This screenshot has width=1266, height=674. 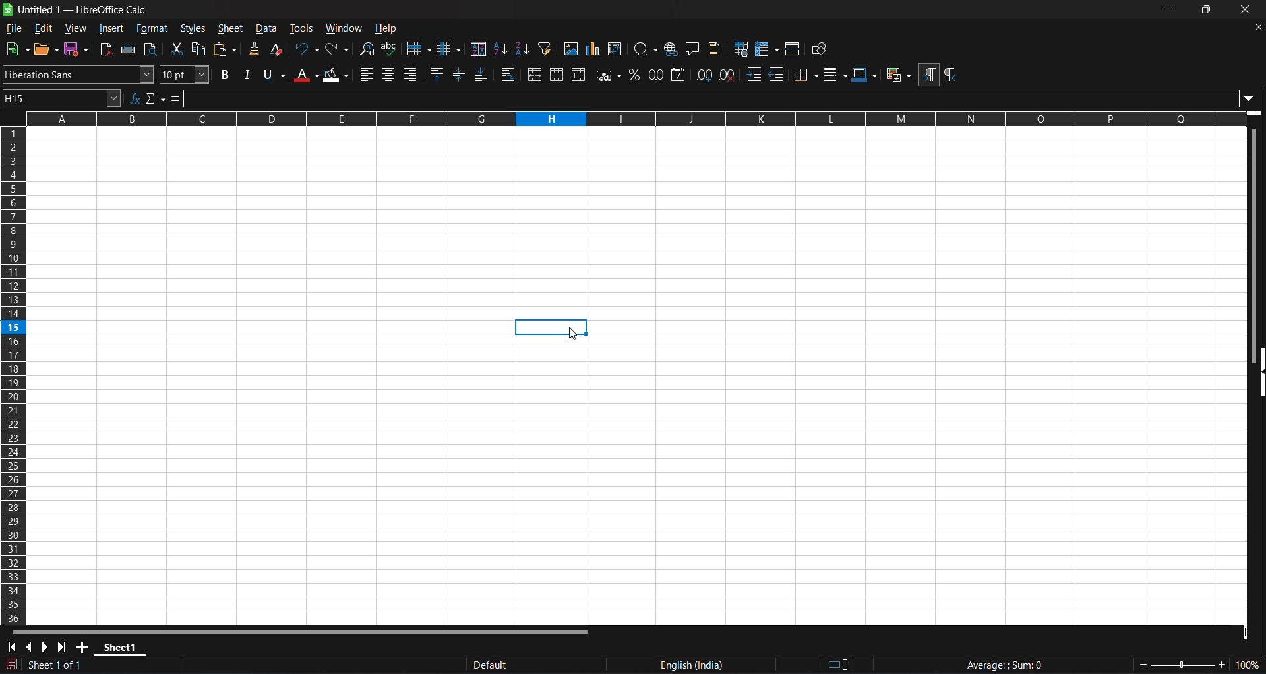 What do you see at coordinates (196, 29) in the screenshot?
I see `styles` at bounding box center [196, 29].